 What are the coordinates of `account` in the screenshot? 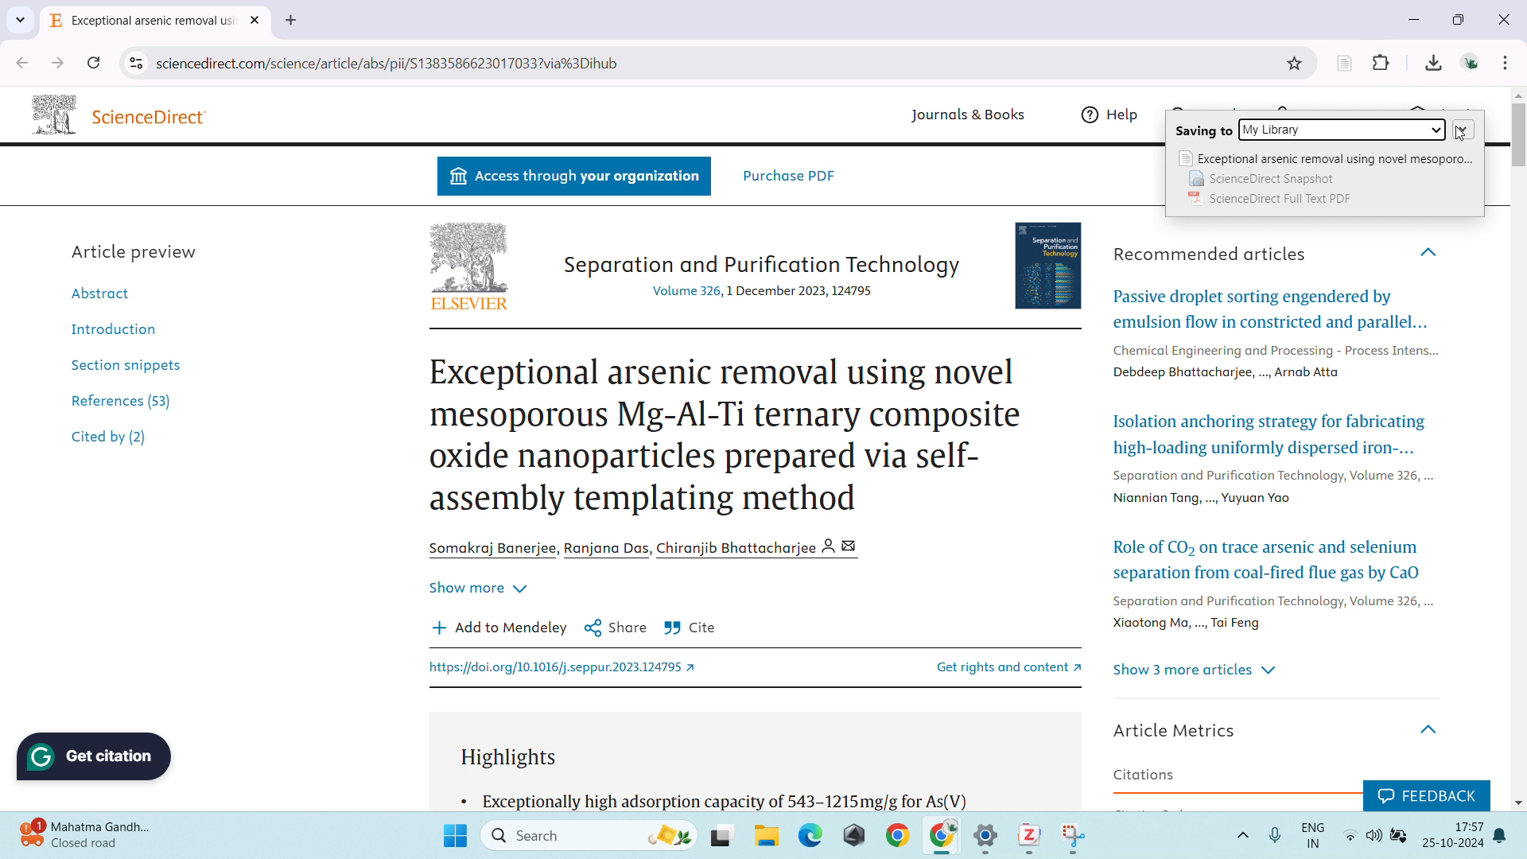 It's located at (1470, 61).